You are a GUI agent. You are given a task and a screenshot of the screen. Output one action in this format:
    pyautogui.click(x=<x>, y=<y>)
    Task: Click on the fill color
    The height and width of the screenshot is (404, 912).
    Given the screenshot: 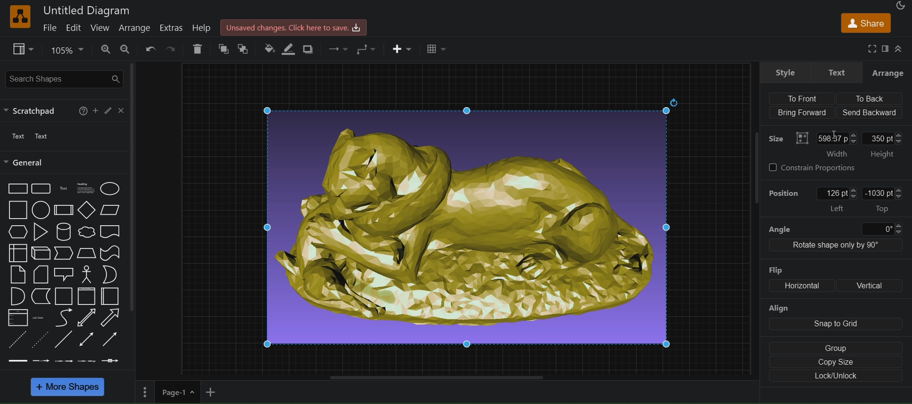 What is the action you would take?
    pyautogui.click(x=269, y=49)
    